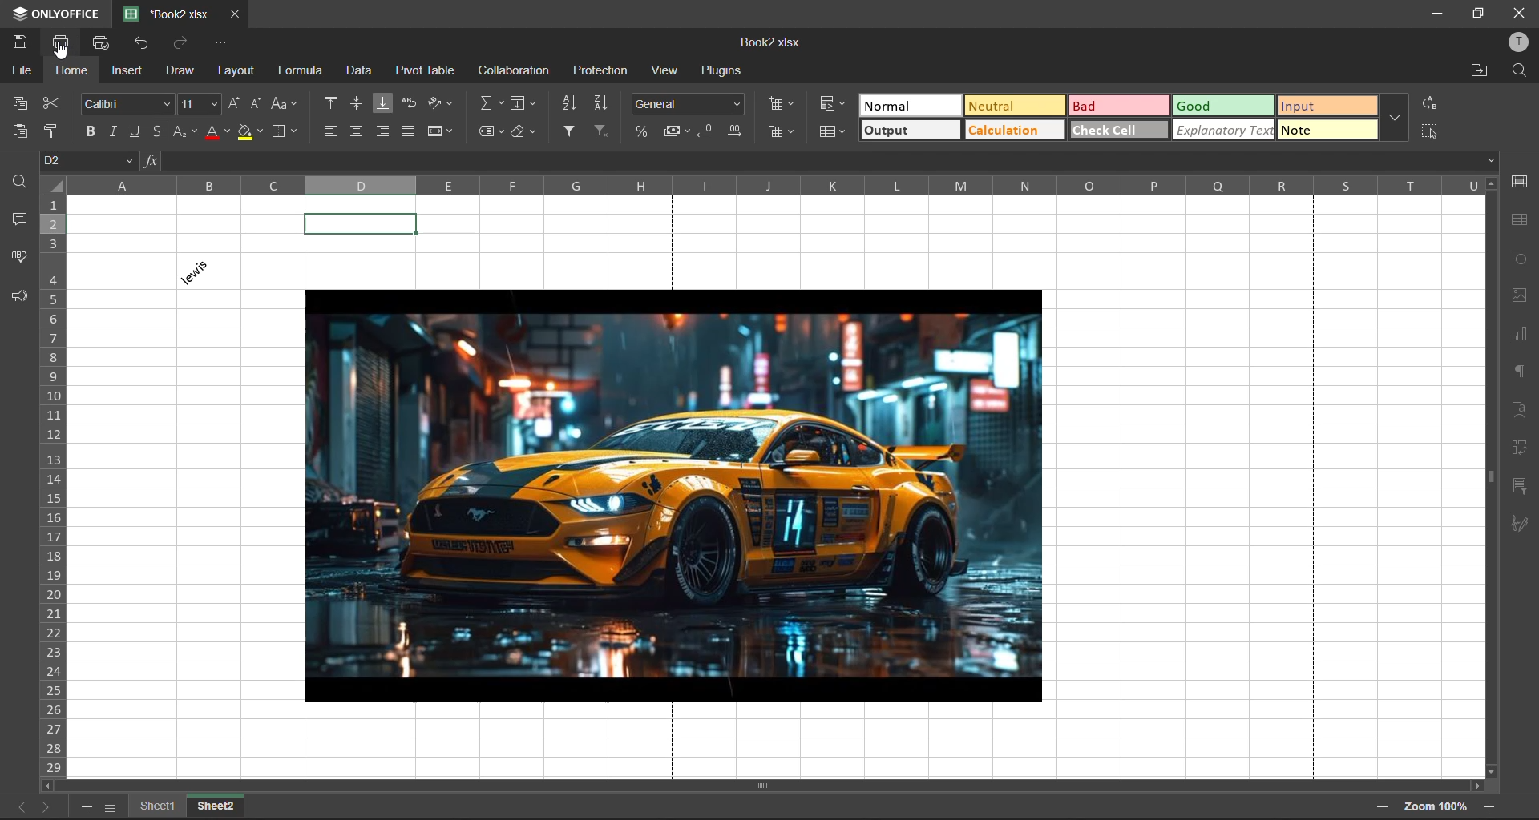 The width and height of the screenshot is (1539, 820). I want to click on conditional formatting, so click(834, 105).